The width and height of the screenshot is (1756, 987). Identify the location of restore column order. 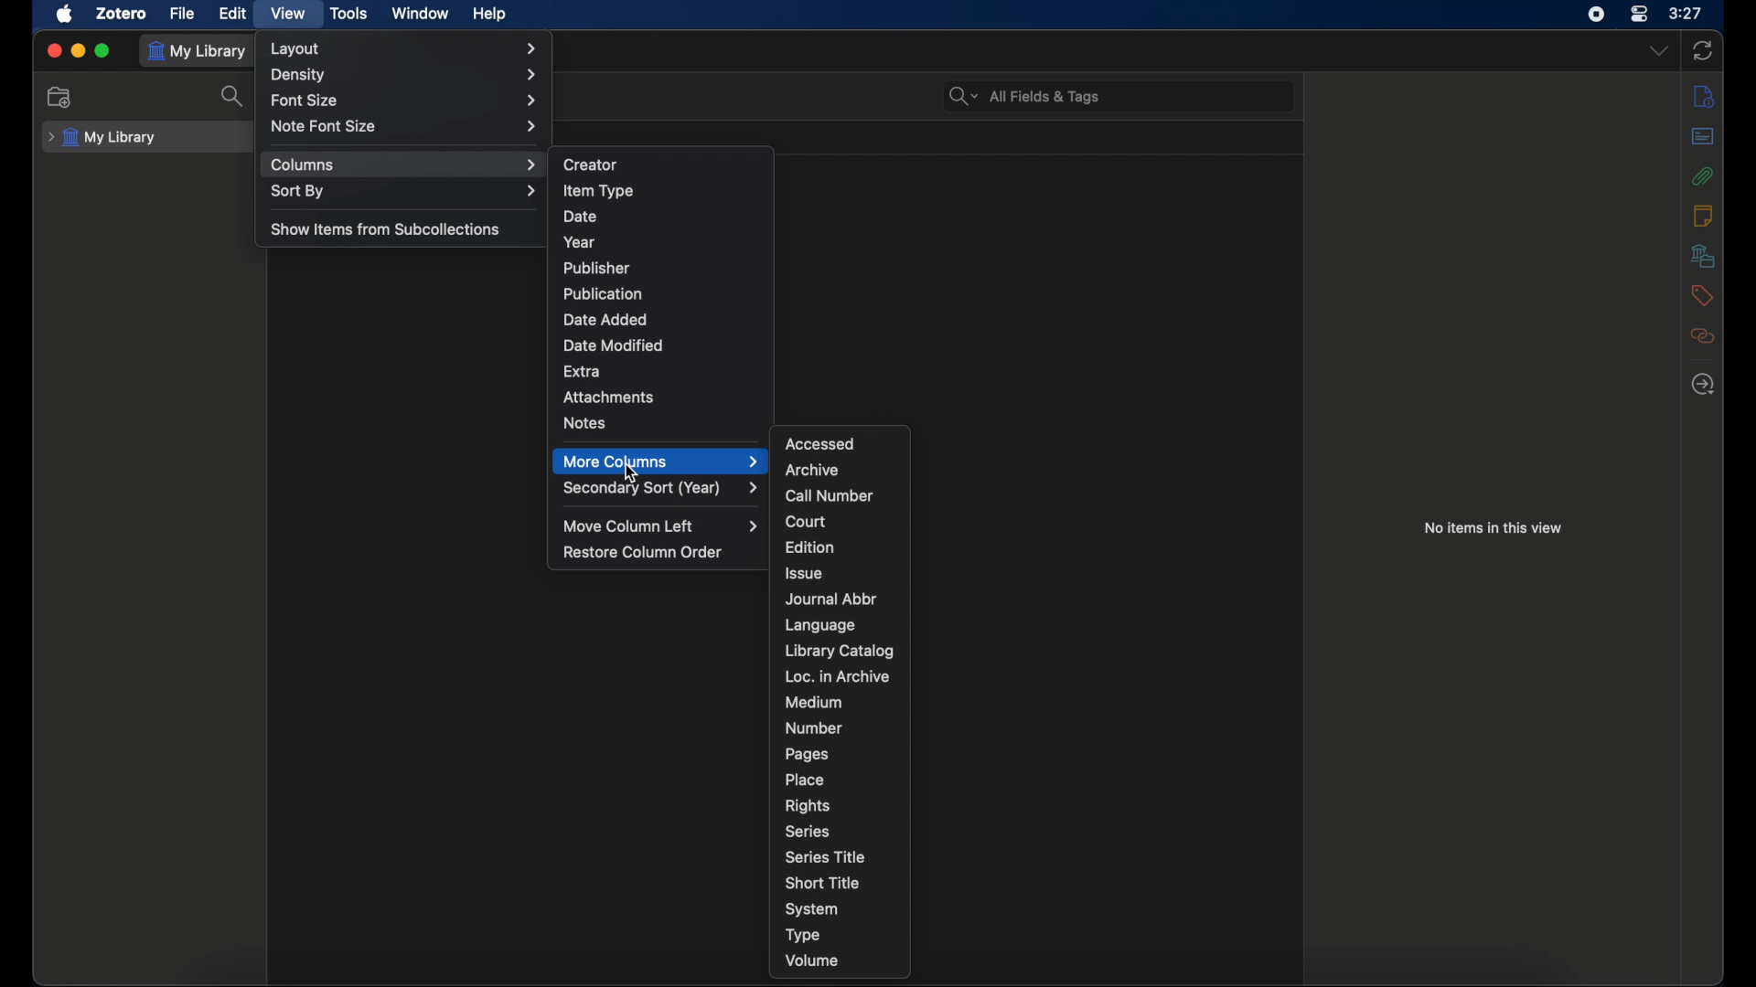
(644, 553).